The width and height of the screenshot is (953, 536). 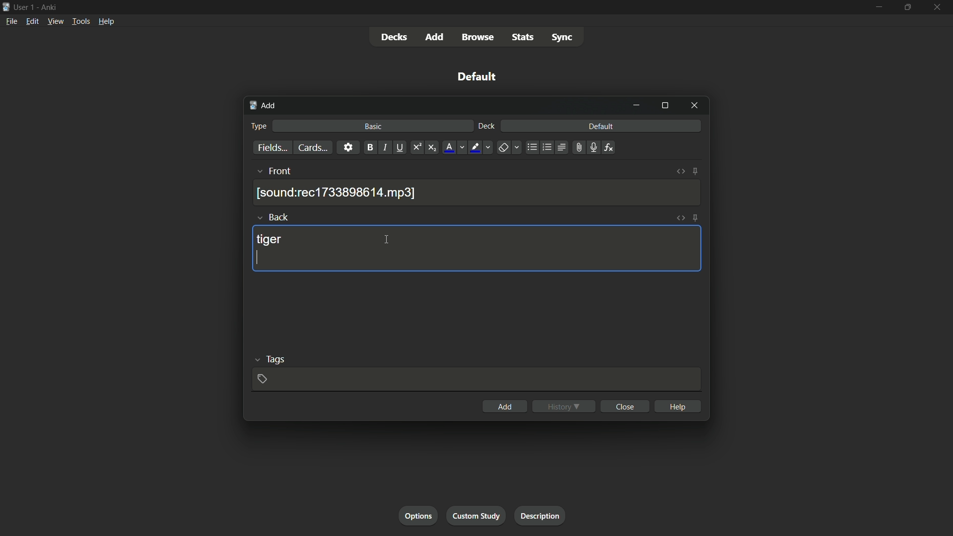 What do you see at coordinates (601, 127) in the screenshot?
I see `default` at bounding box center [601, 127].